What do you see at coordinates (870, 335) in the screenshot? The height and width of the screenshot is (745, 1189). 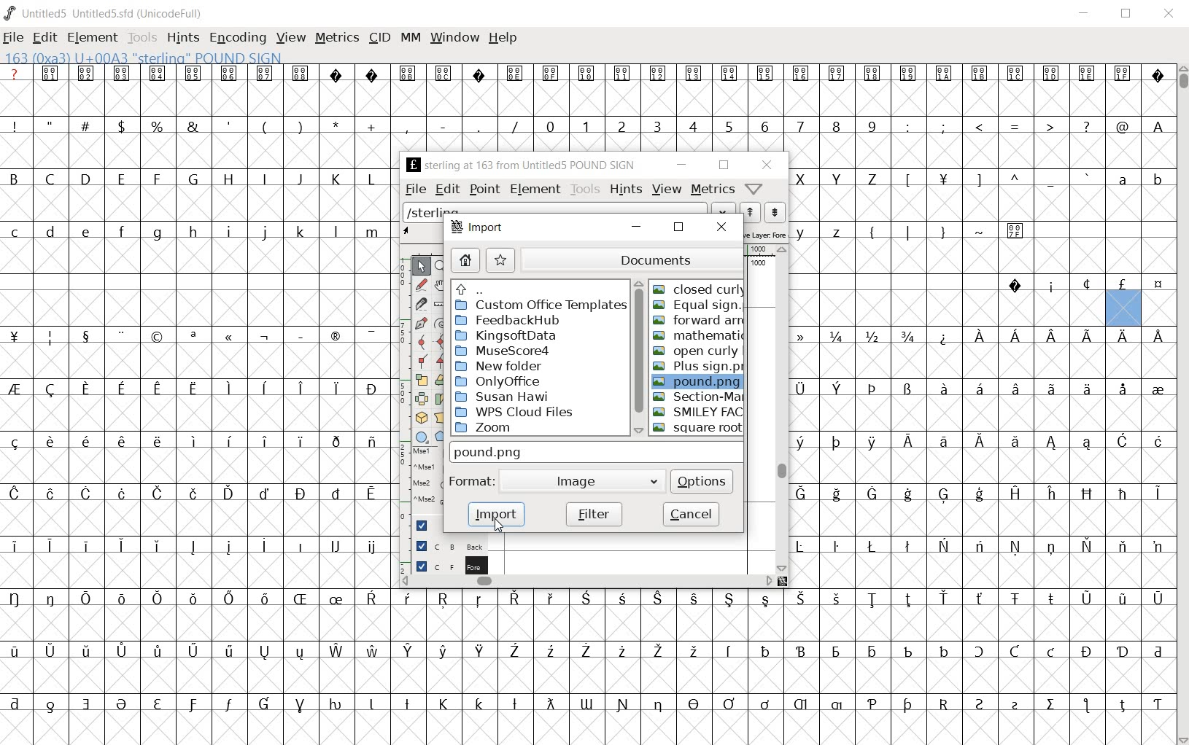 I see `1/2` at bounding box center [870, 335].